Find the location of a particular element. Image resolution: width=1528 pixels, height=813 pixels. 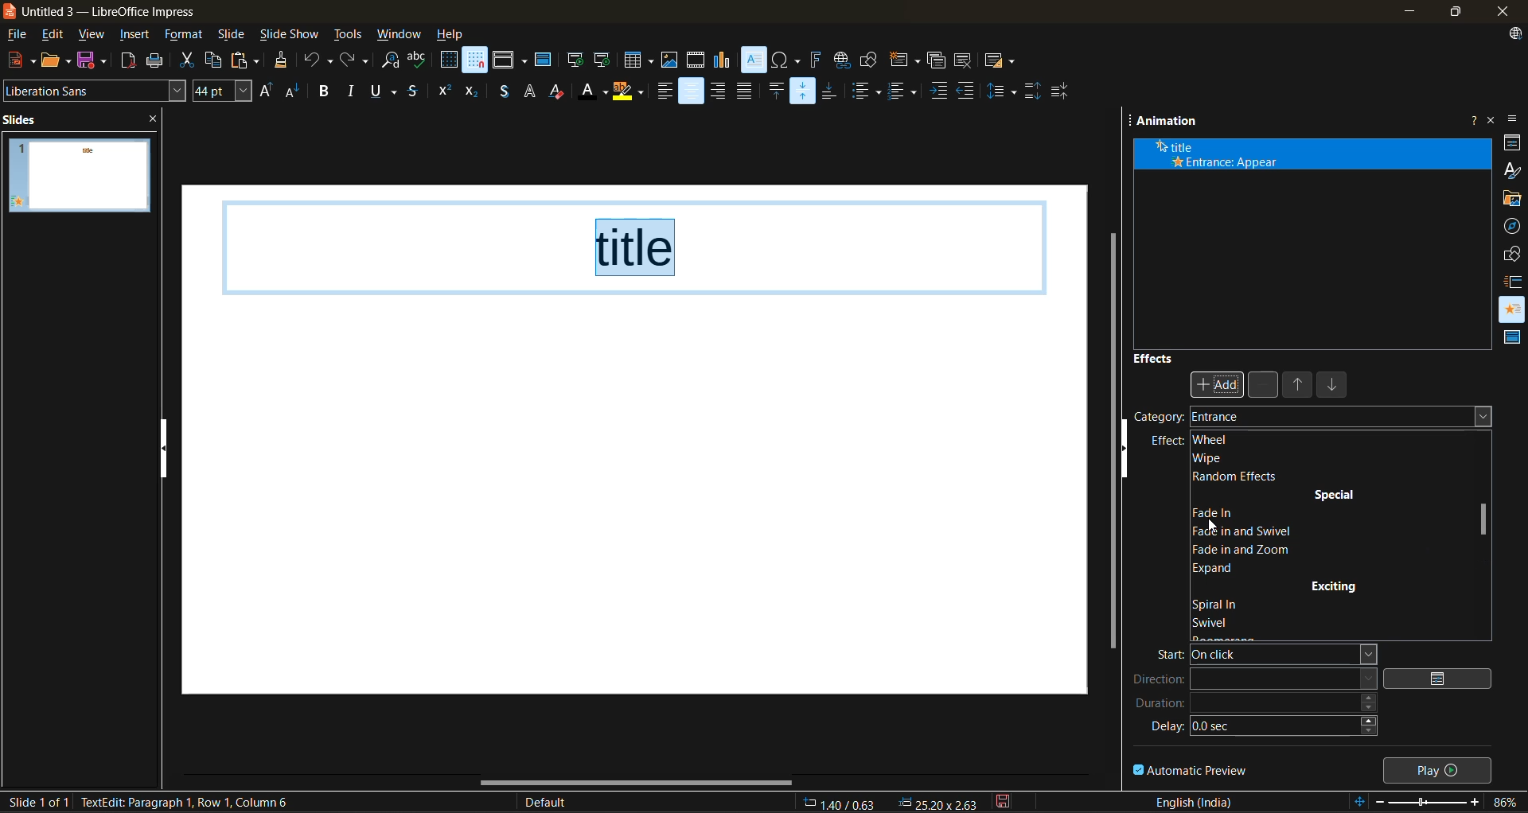

tools is located at coordinates (349, 37).